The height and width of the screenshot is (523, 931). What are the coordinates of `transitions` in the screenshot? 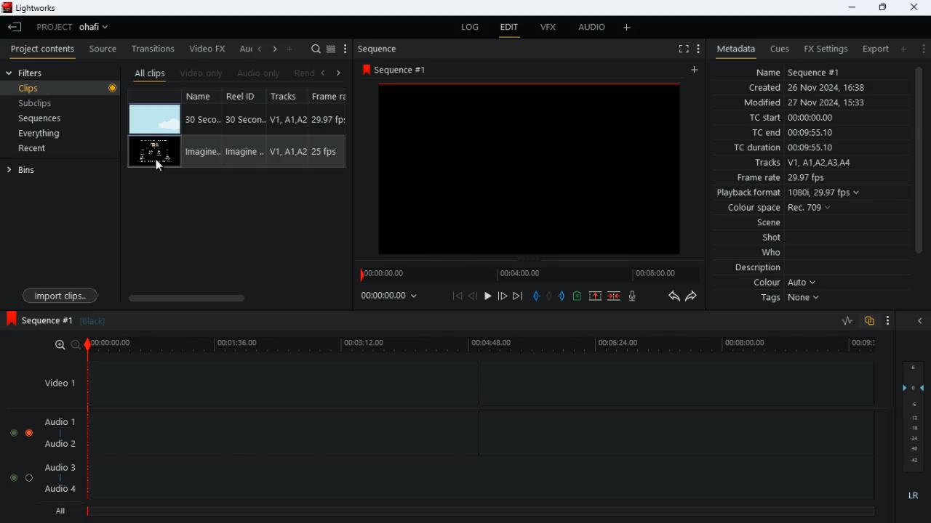 It's located at (155, 46).